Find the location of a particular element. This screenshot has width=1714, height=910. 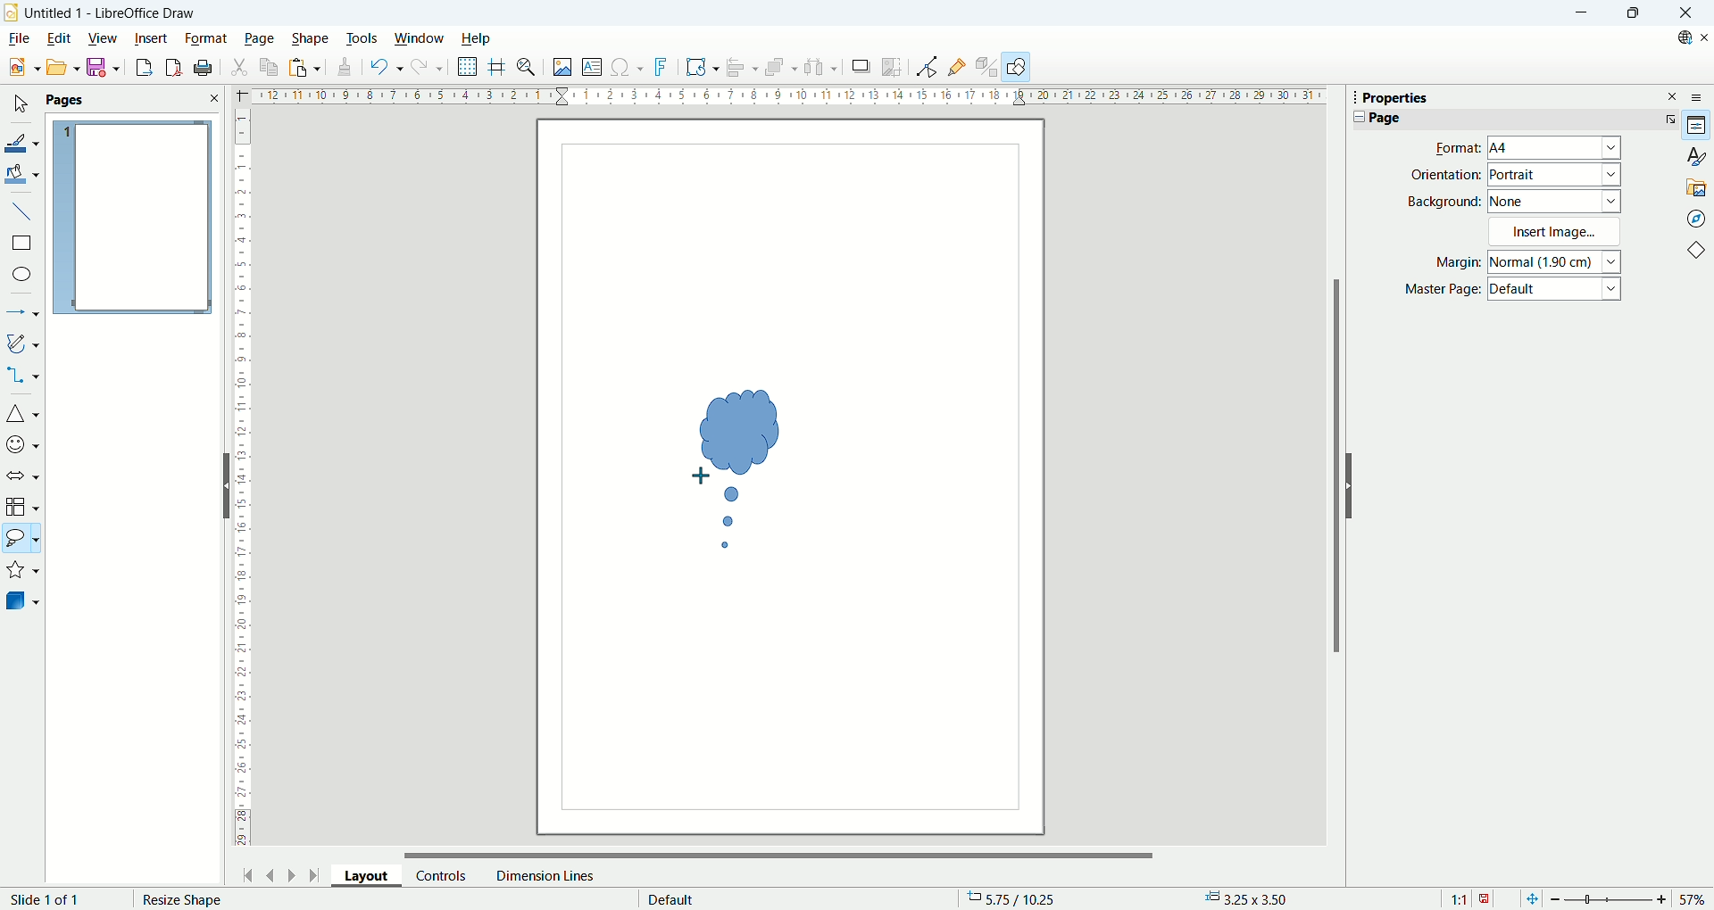

zoom factor is located at coordinates (1627, 898).